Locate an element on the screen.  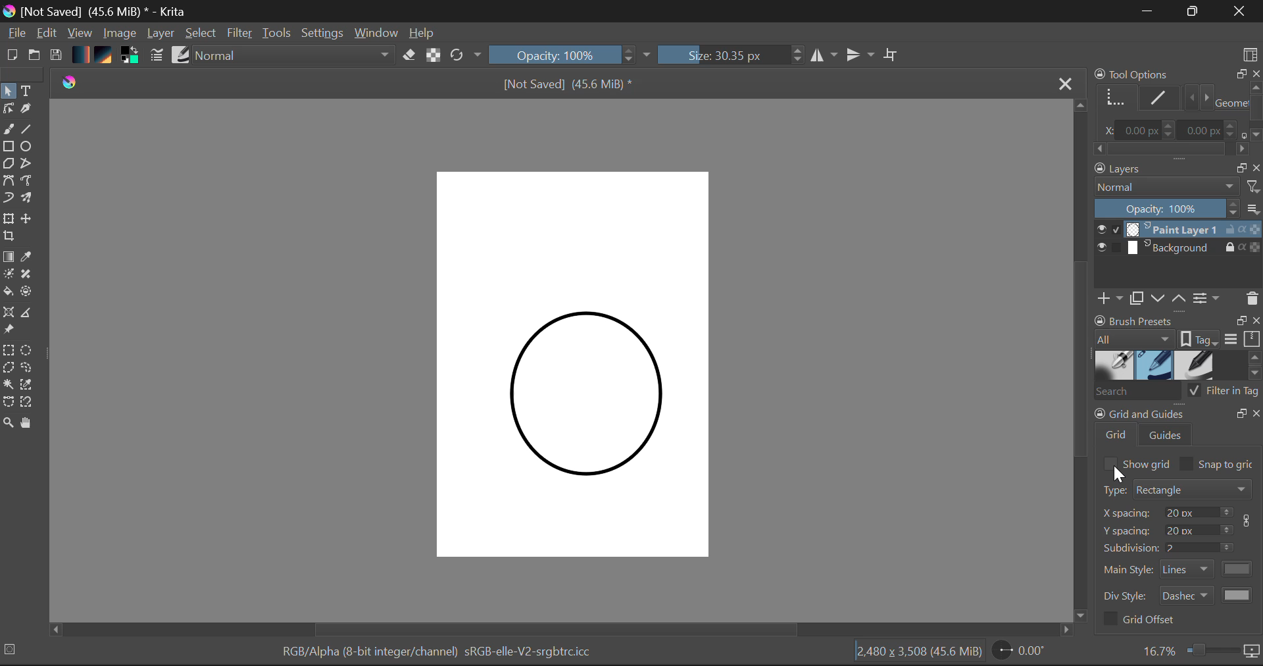
Scroll Bar is located at coordinates (563, 628).